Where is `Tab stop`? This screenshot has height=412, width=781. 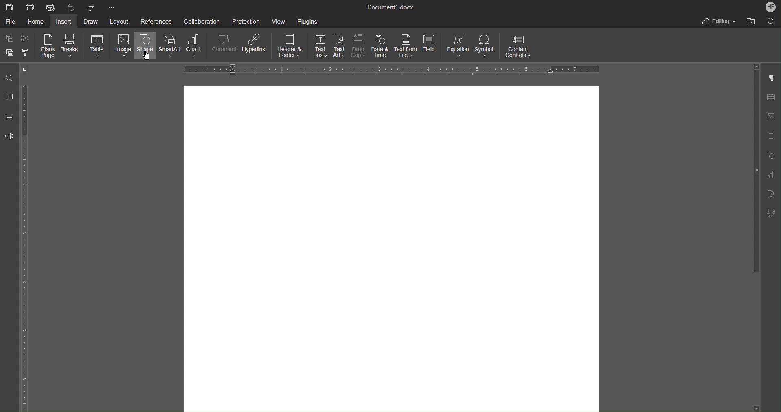 Tab stop is located at coordinates (25, 70).